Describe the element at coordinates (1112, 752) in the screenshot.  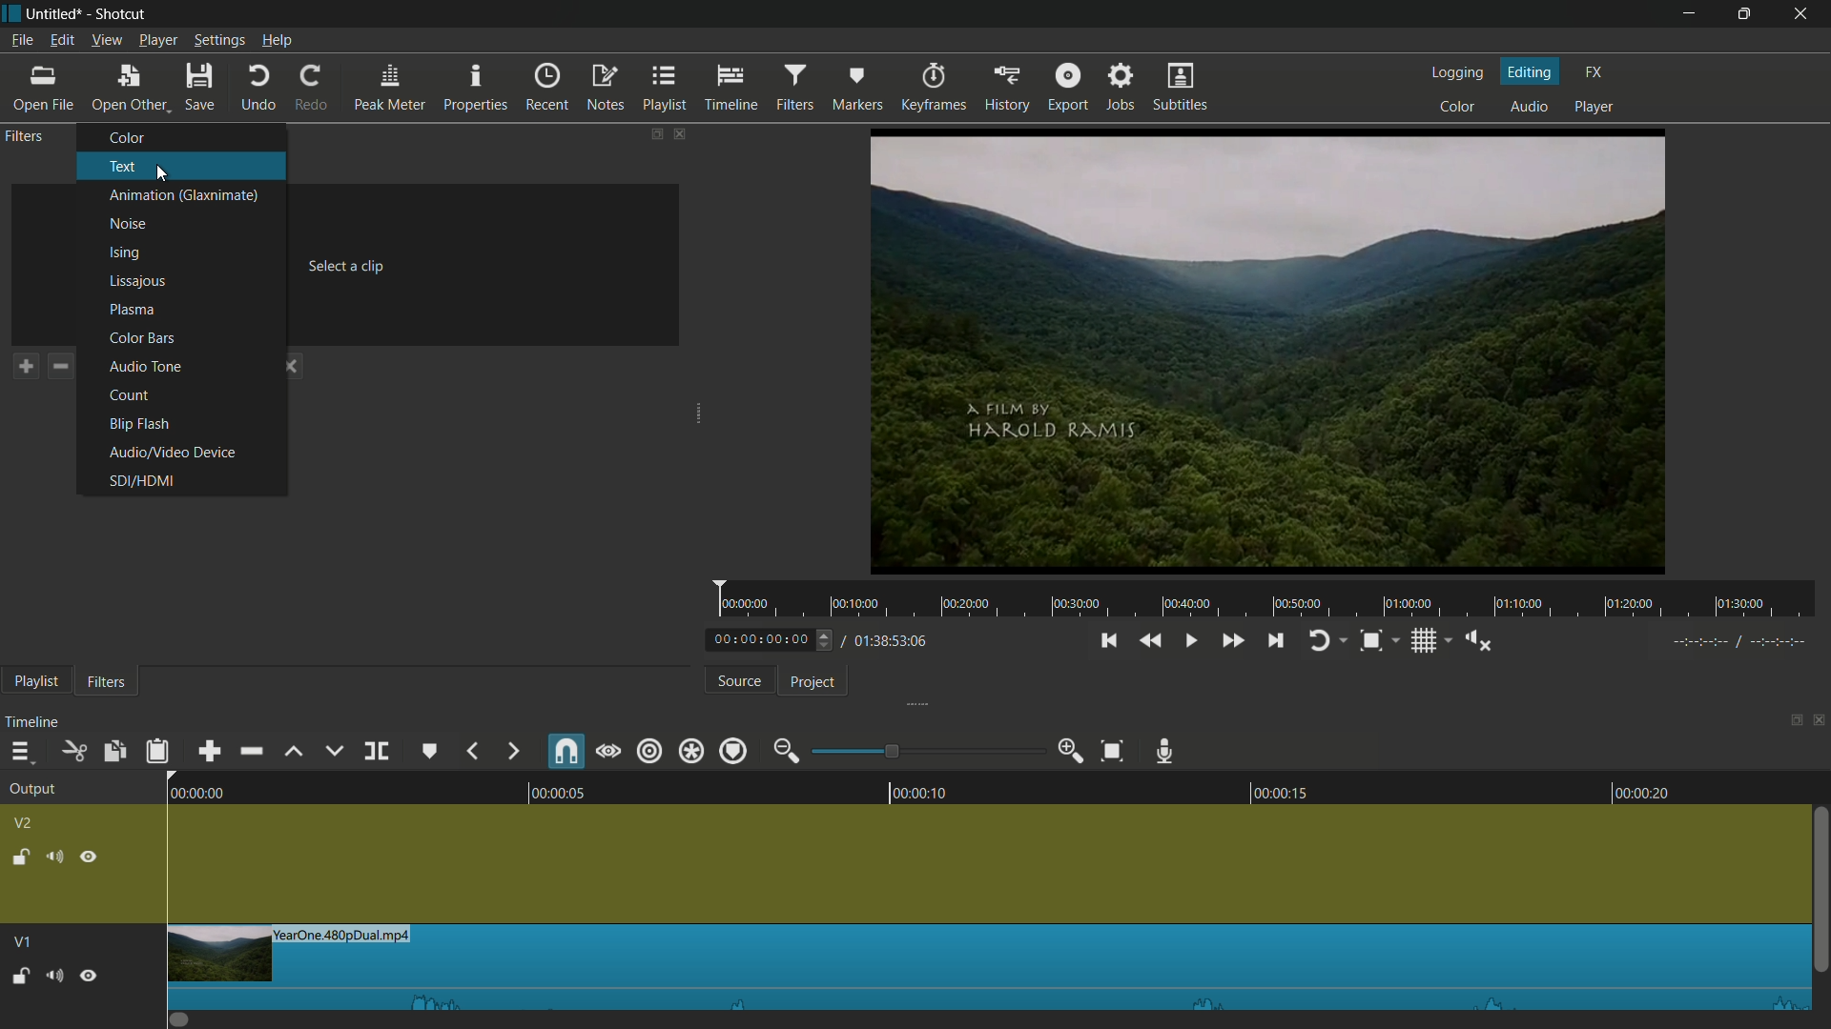
I see `zoom timeline to fit` at that location.